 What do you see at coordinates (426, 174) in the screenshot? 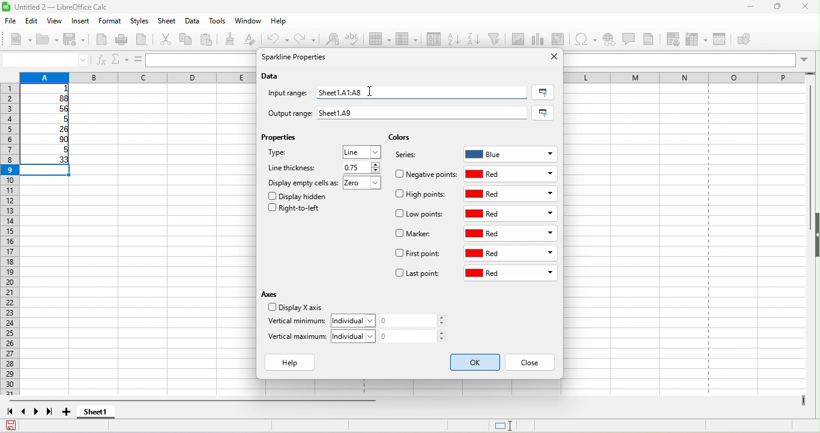
I see `negative points` at bounding box center [426, 174].